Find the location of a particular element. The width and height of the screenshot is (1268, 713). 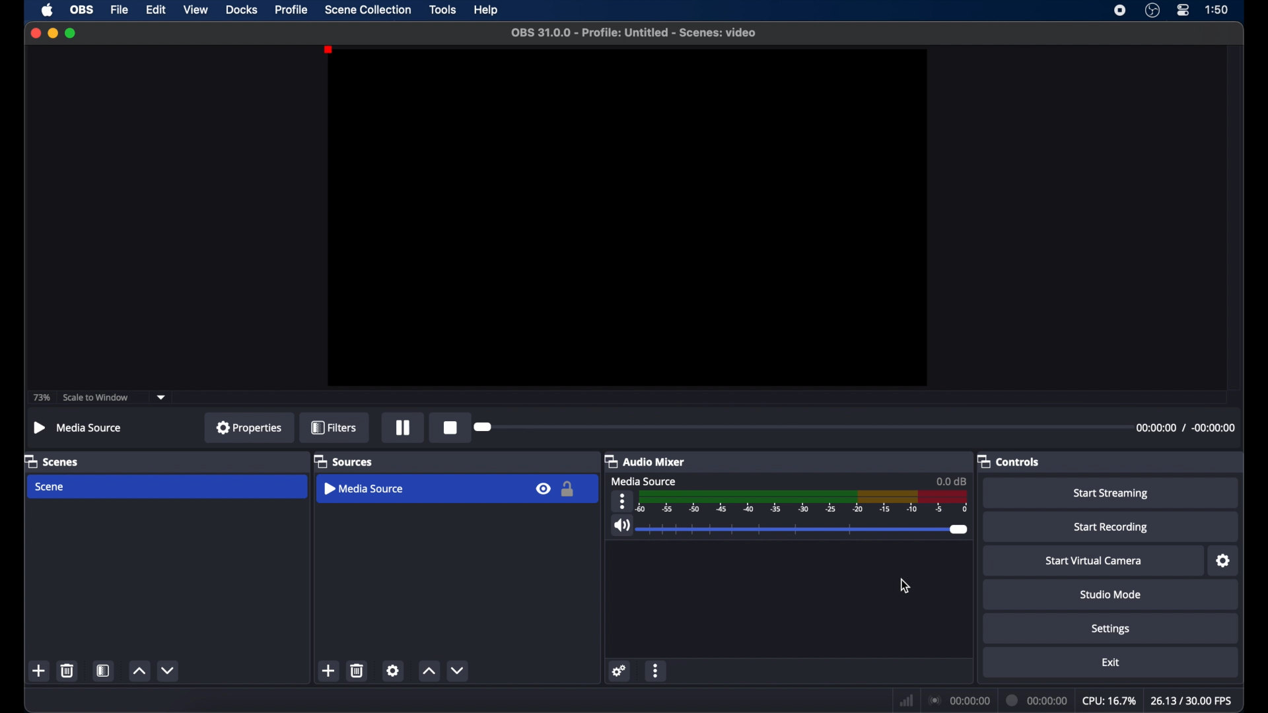

profile is located at coordinates (293, 10).